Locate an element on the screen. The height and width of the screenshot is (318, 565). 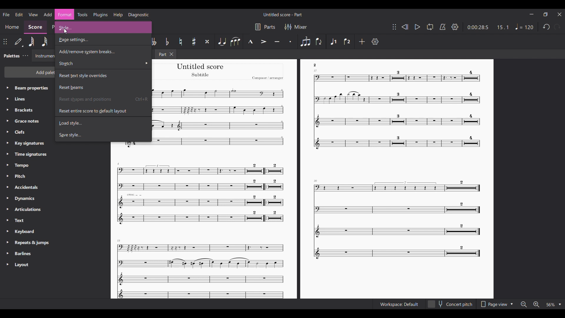
Requests & jumps is located at coordinates (27, 243).